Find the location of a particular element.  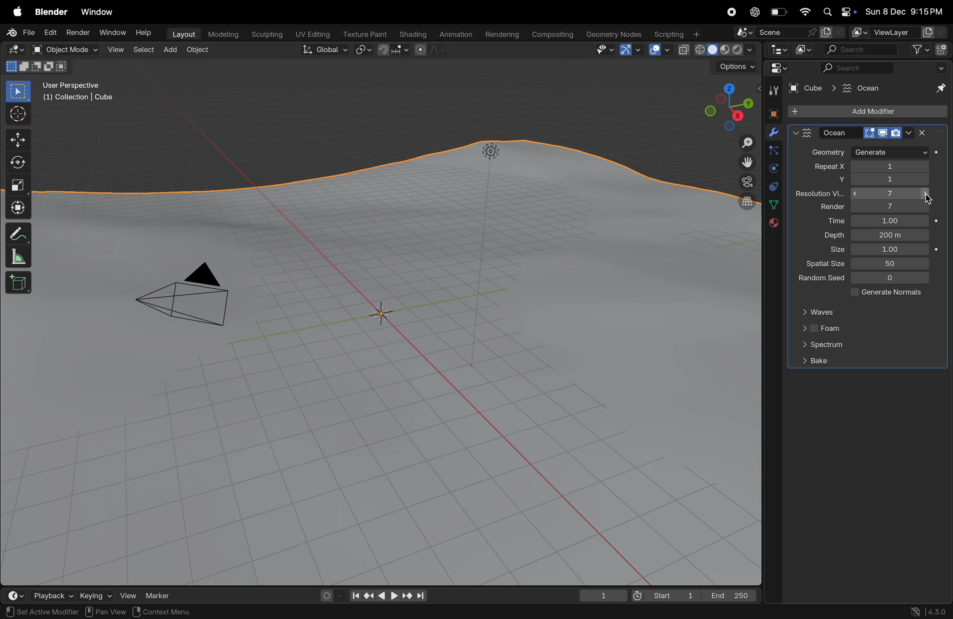

Cube is located at coordinates (807, 88).